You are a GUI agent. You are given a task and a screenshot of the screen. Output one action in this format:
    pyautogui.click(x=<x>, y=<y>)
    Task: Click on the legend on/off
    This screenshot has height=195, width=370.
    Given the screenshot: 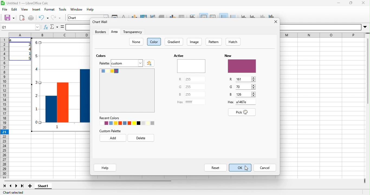 What is the action you would take?
    pyautogui.click(x=204, y=15)
    